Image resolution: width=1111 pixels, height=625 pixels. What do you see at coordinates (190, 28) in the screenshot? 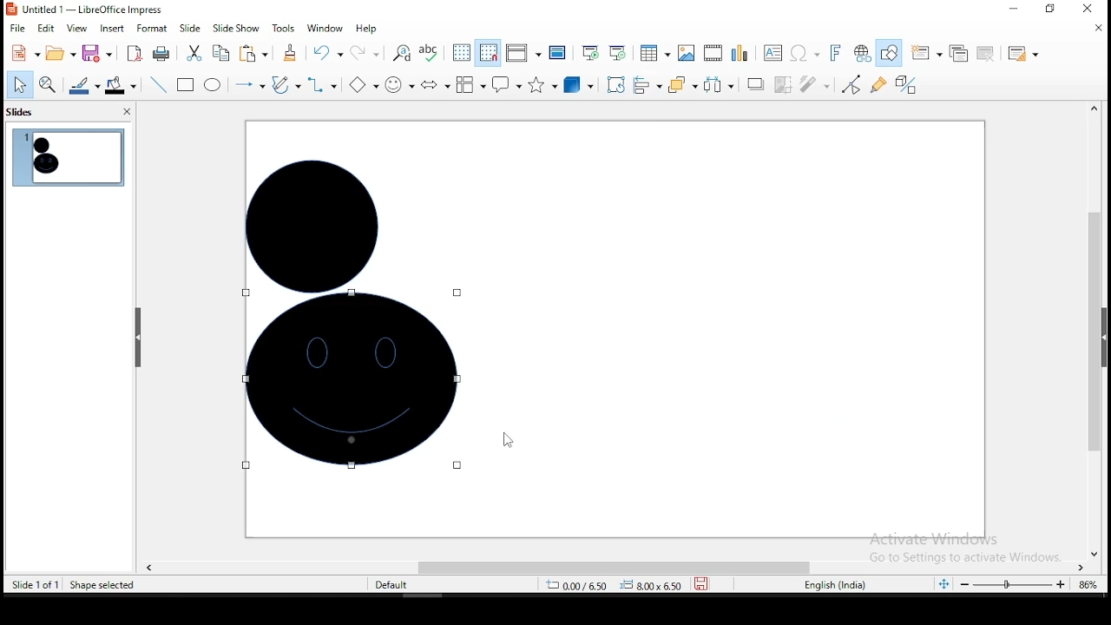
I see `slide` at bounding box center [190, 28].